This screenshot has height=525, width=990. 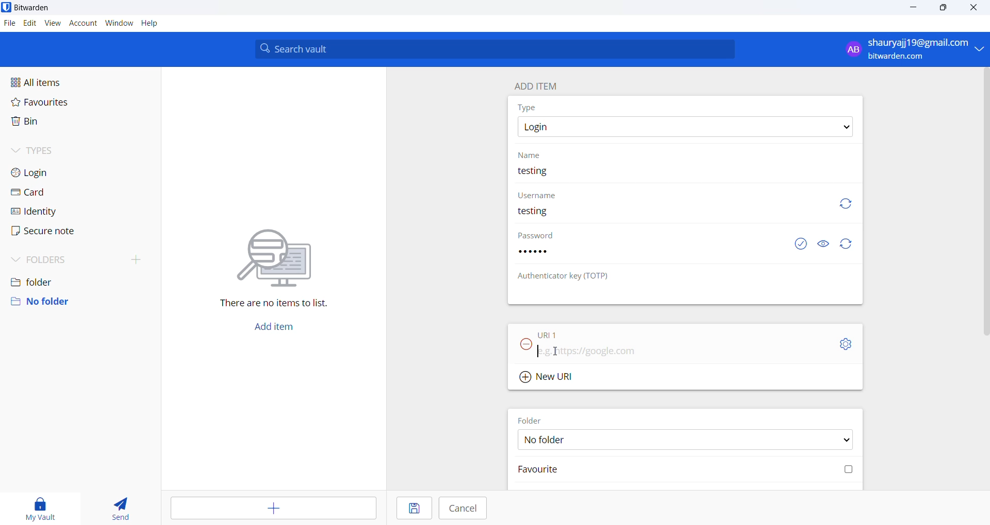 I want to click on secure note, so click(x=52, y=232).